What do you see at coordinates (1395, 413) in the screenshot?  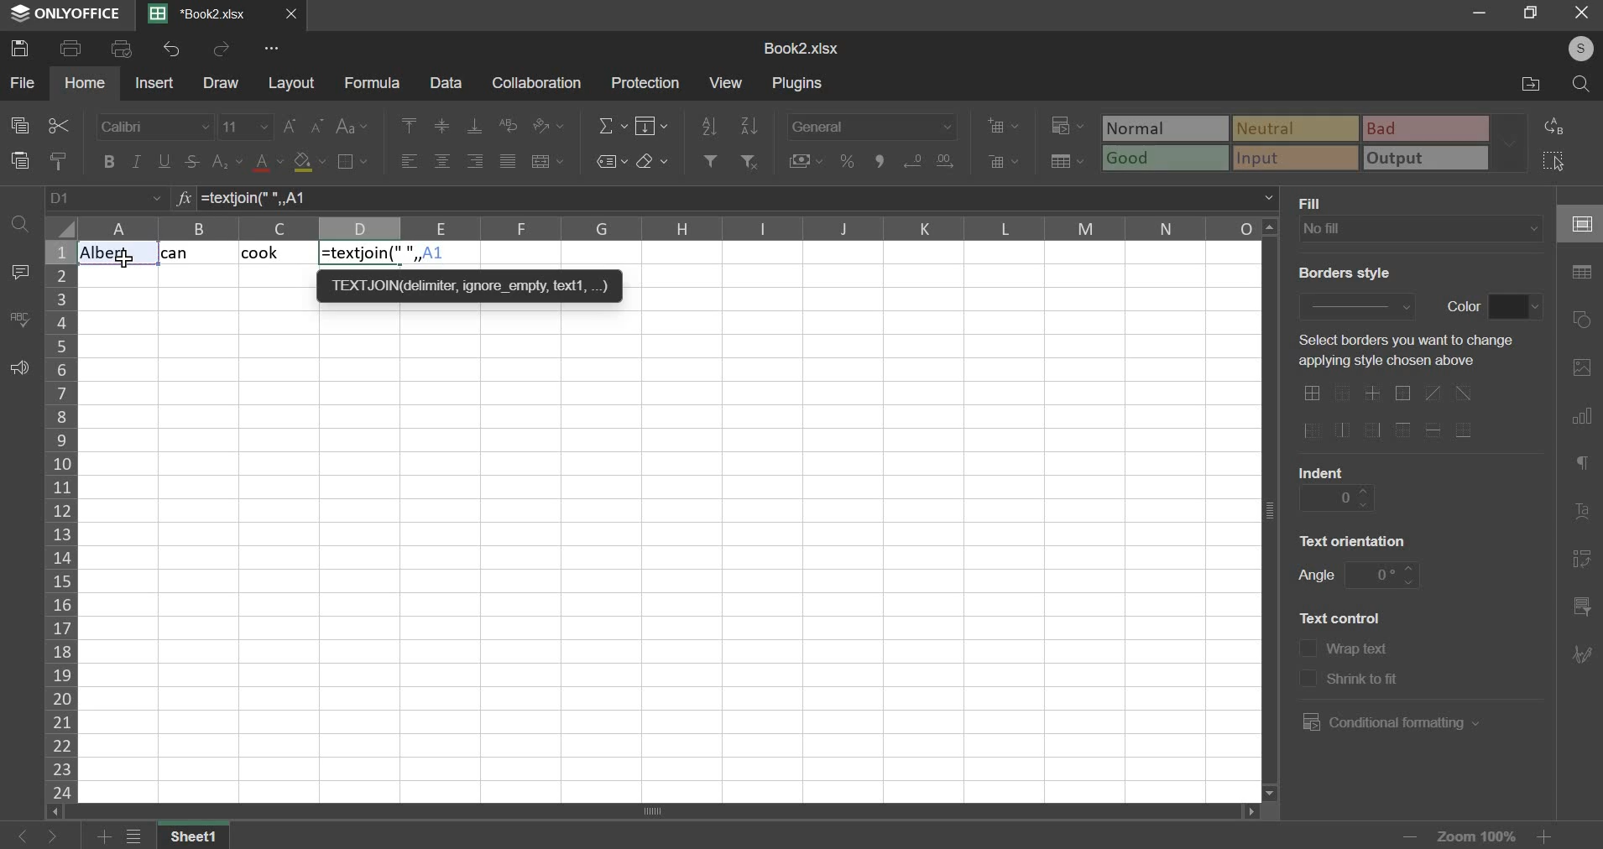 I see `border options` at bounding box center [1395, 413].